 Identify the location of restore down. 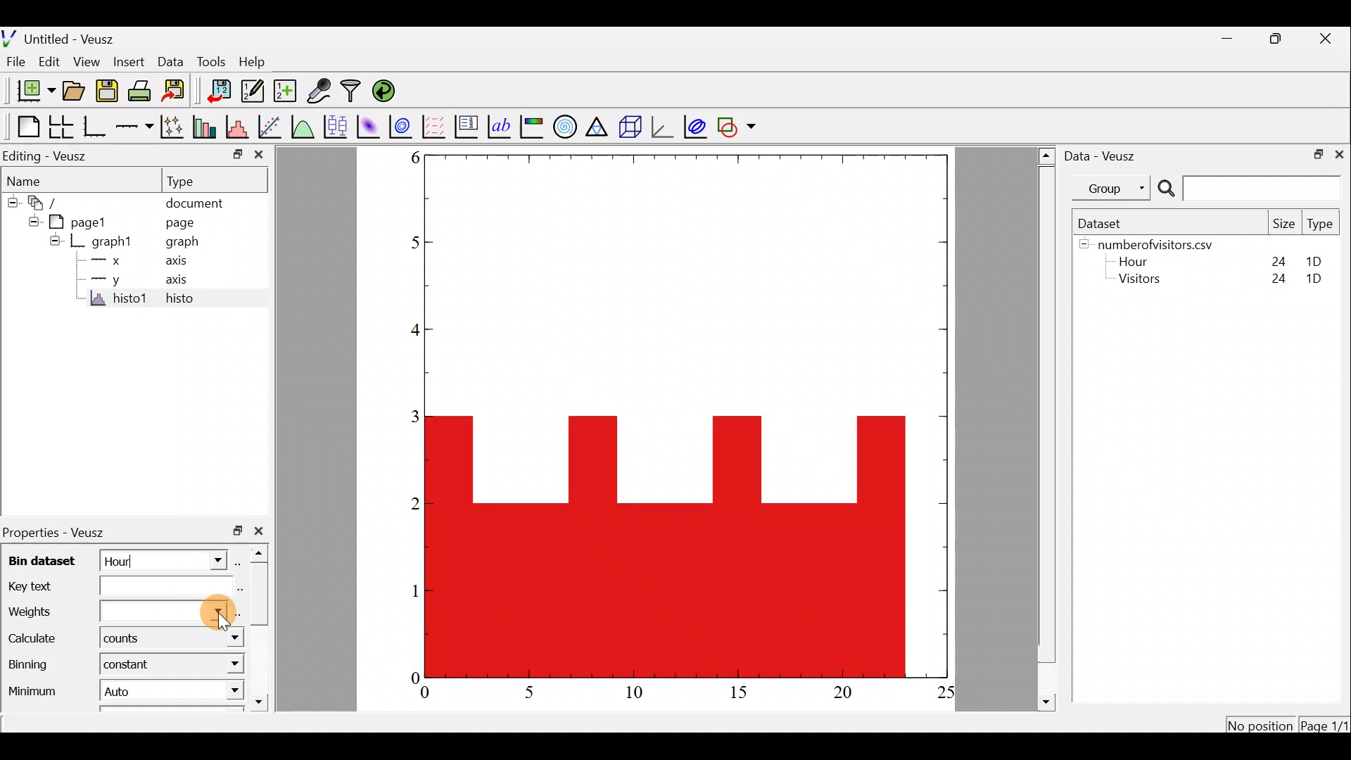
(235, 531).